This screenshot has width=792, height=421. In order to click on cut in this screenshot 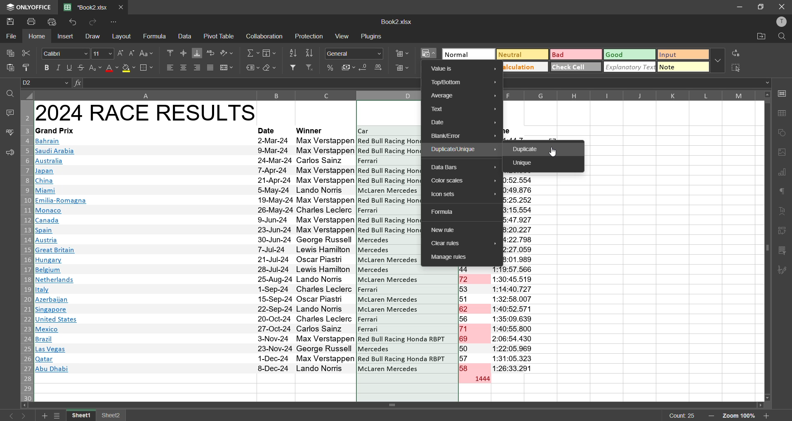, I will do `click(25, 53)`.